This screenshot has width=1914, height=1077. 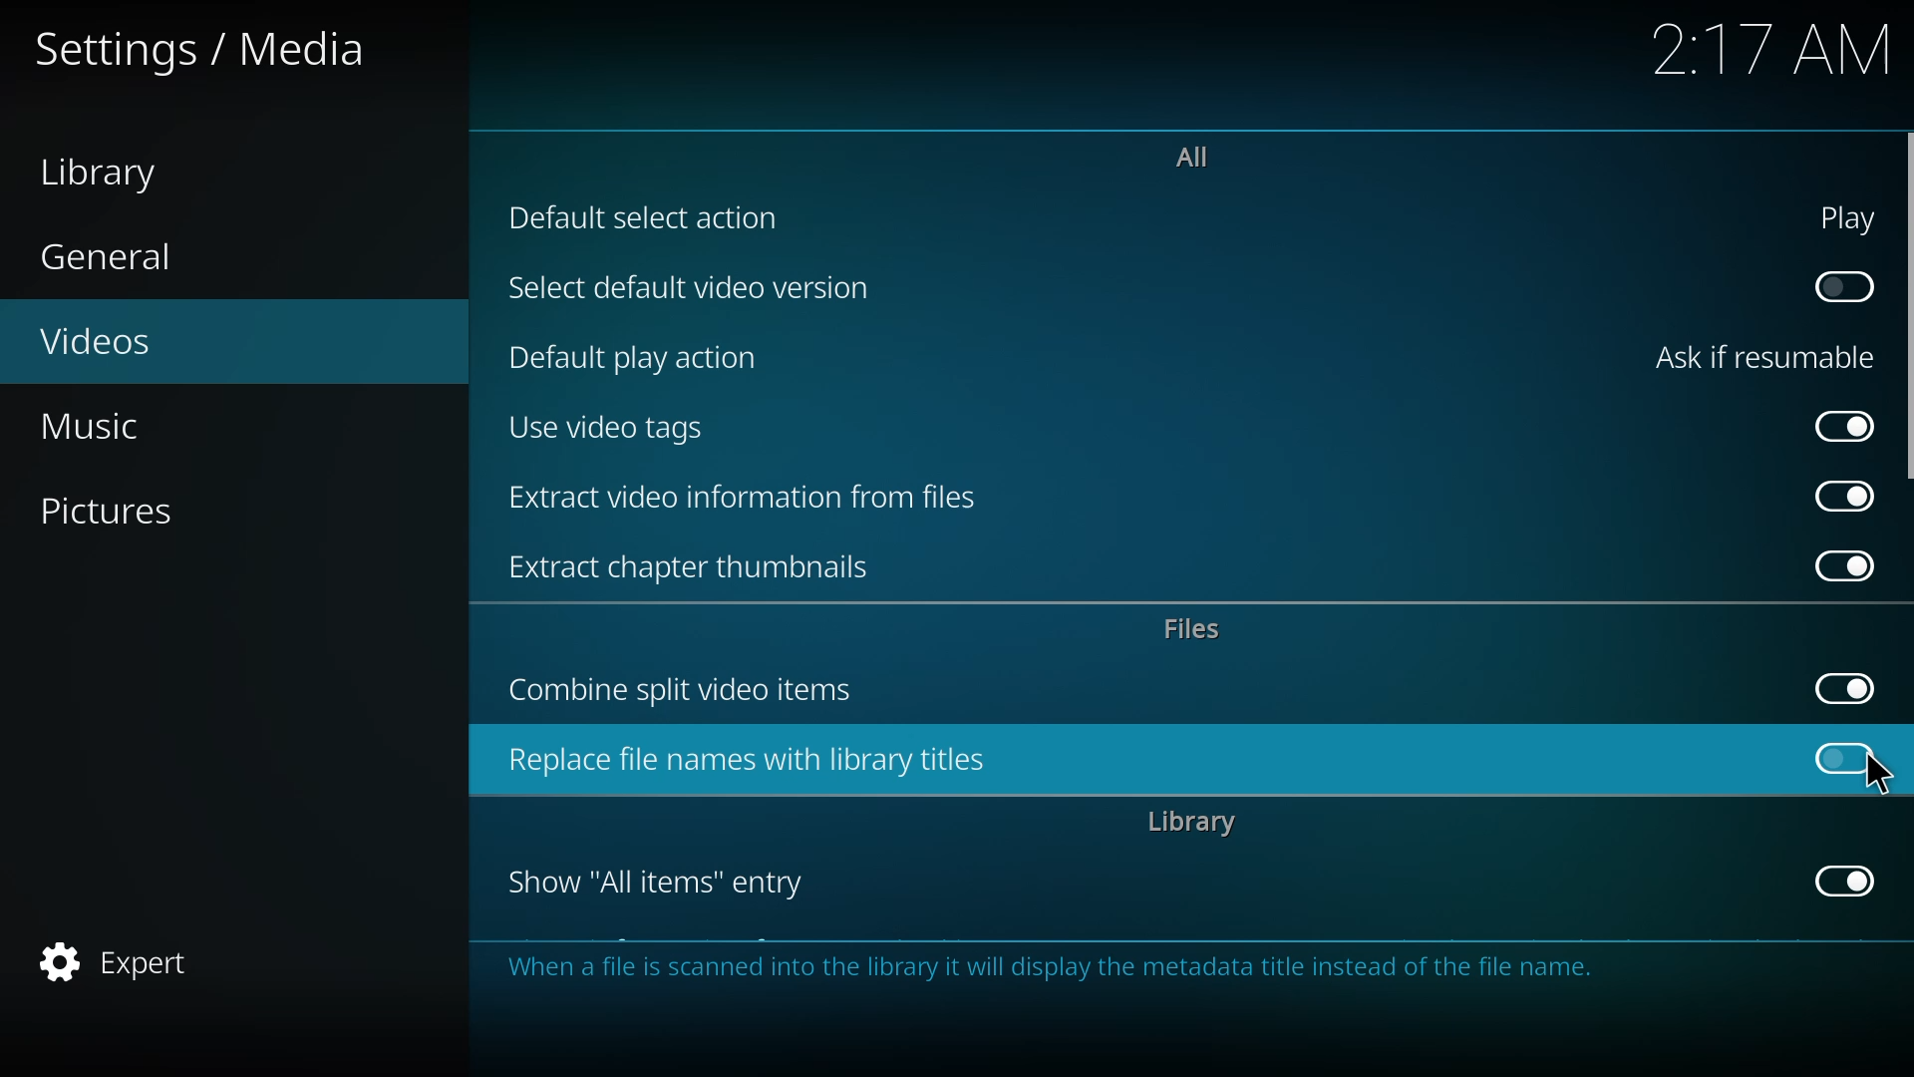 I want to click on replace file names with library titles, so click(x=758, y=763).